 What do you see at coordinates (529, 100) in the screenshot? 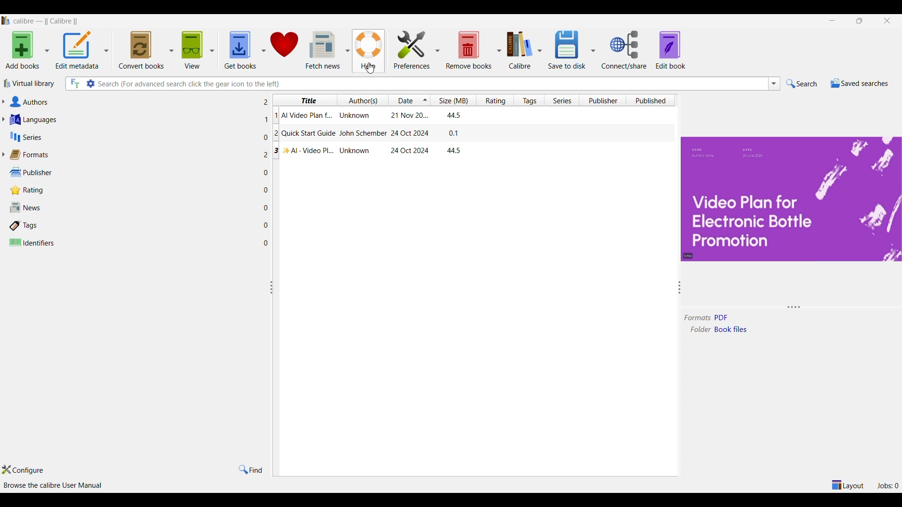
I see `Tags column` at bounding box center [529, 100].